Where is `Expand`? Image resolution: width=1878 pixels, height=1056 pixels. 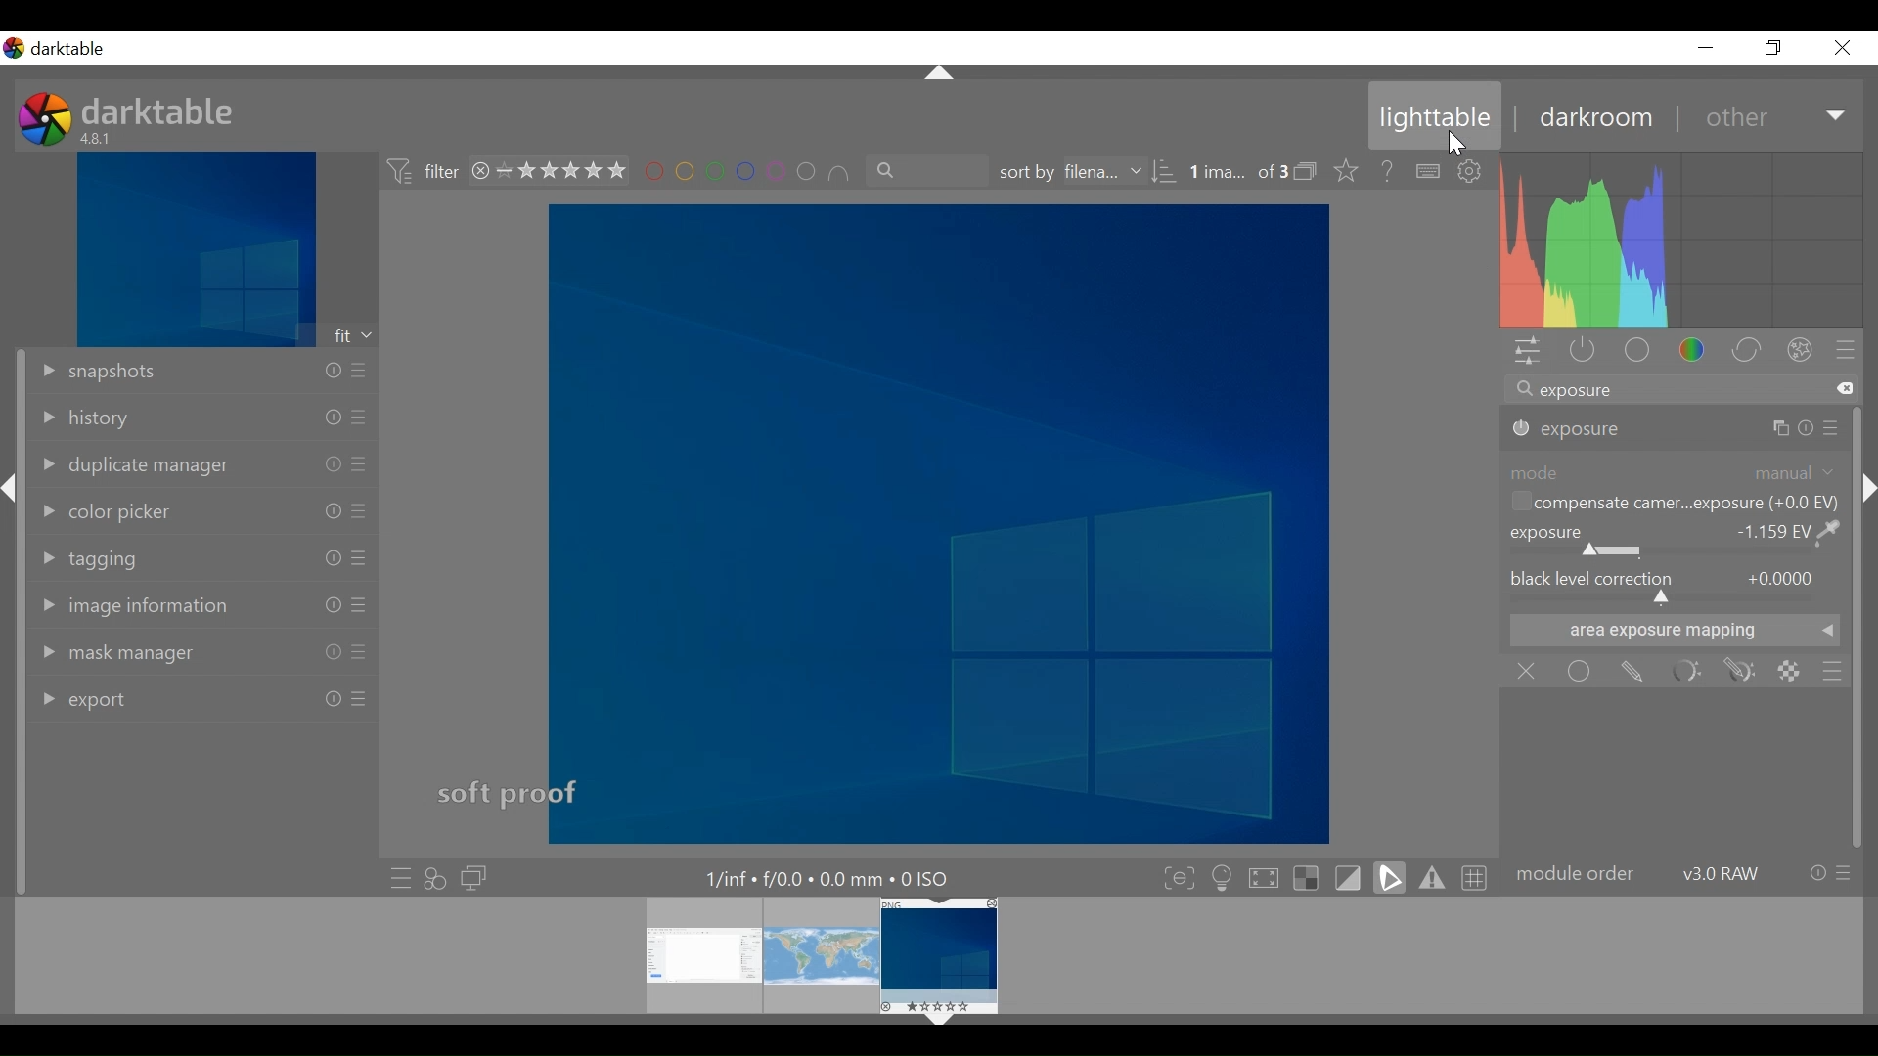
Expand is located at coordinates (1838, 117).